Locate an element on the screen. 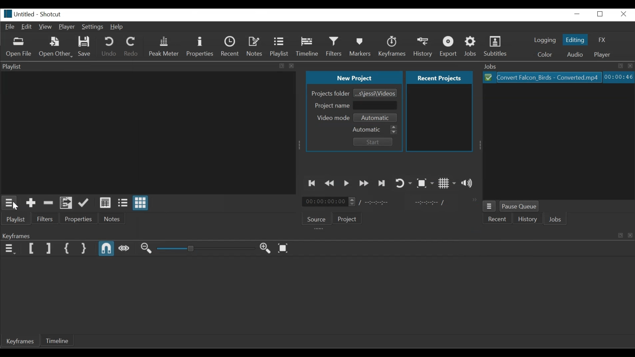  Scrub while dragging is located at coordinates (124, 249).